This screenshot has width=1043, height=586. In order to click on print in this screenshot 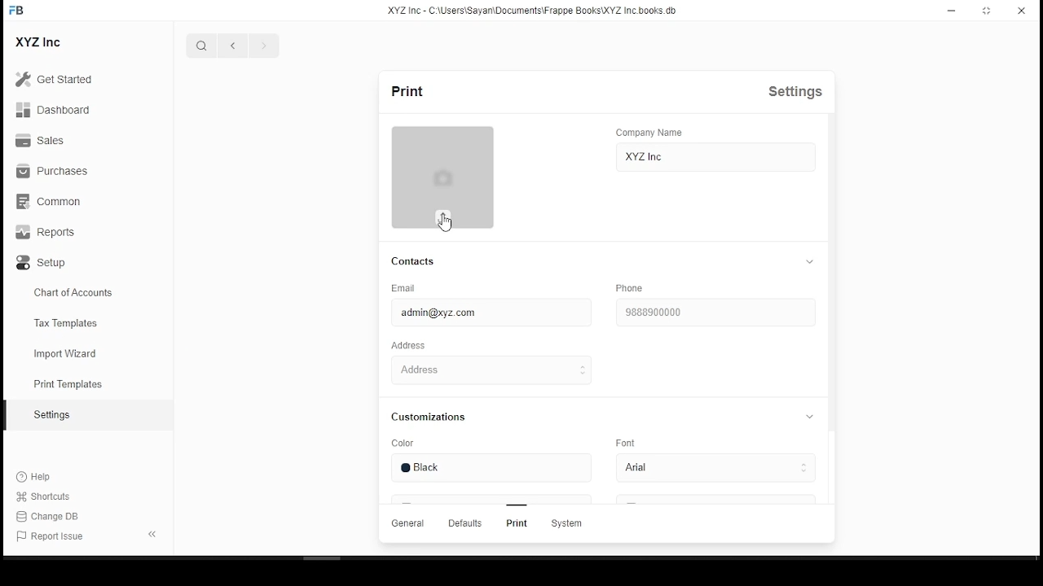, I will do `click(407, 92)`.